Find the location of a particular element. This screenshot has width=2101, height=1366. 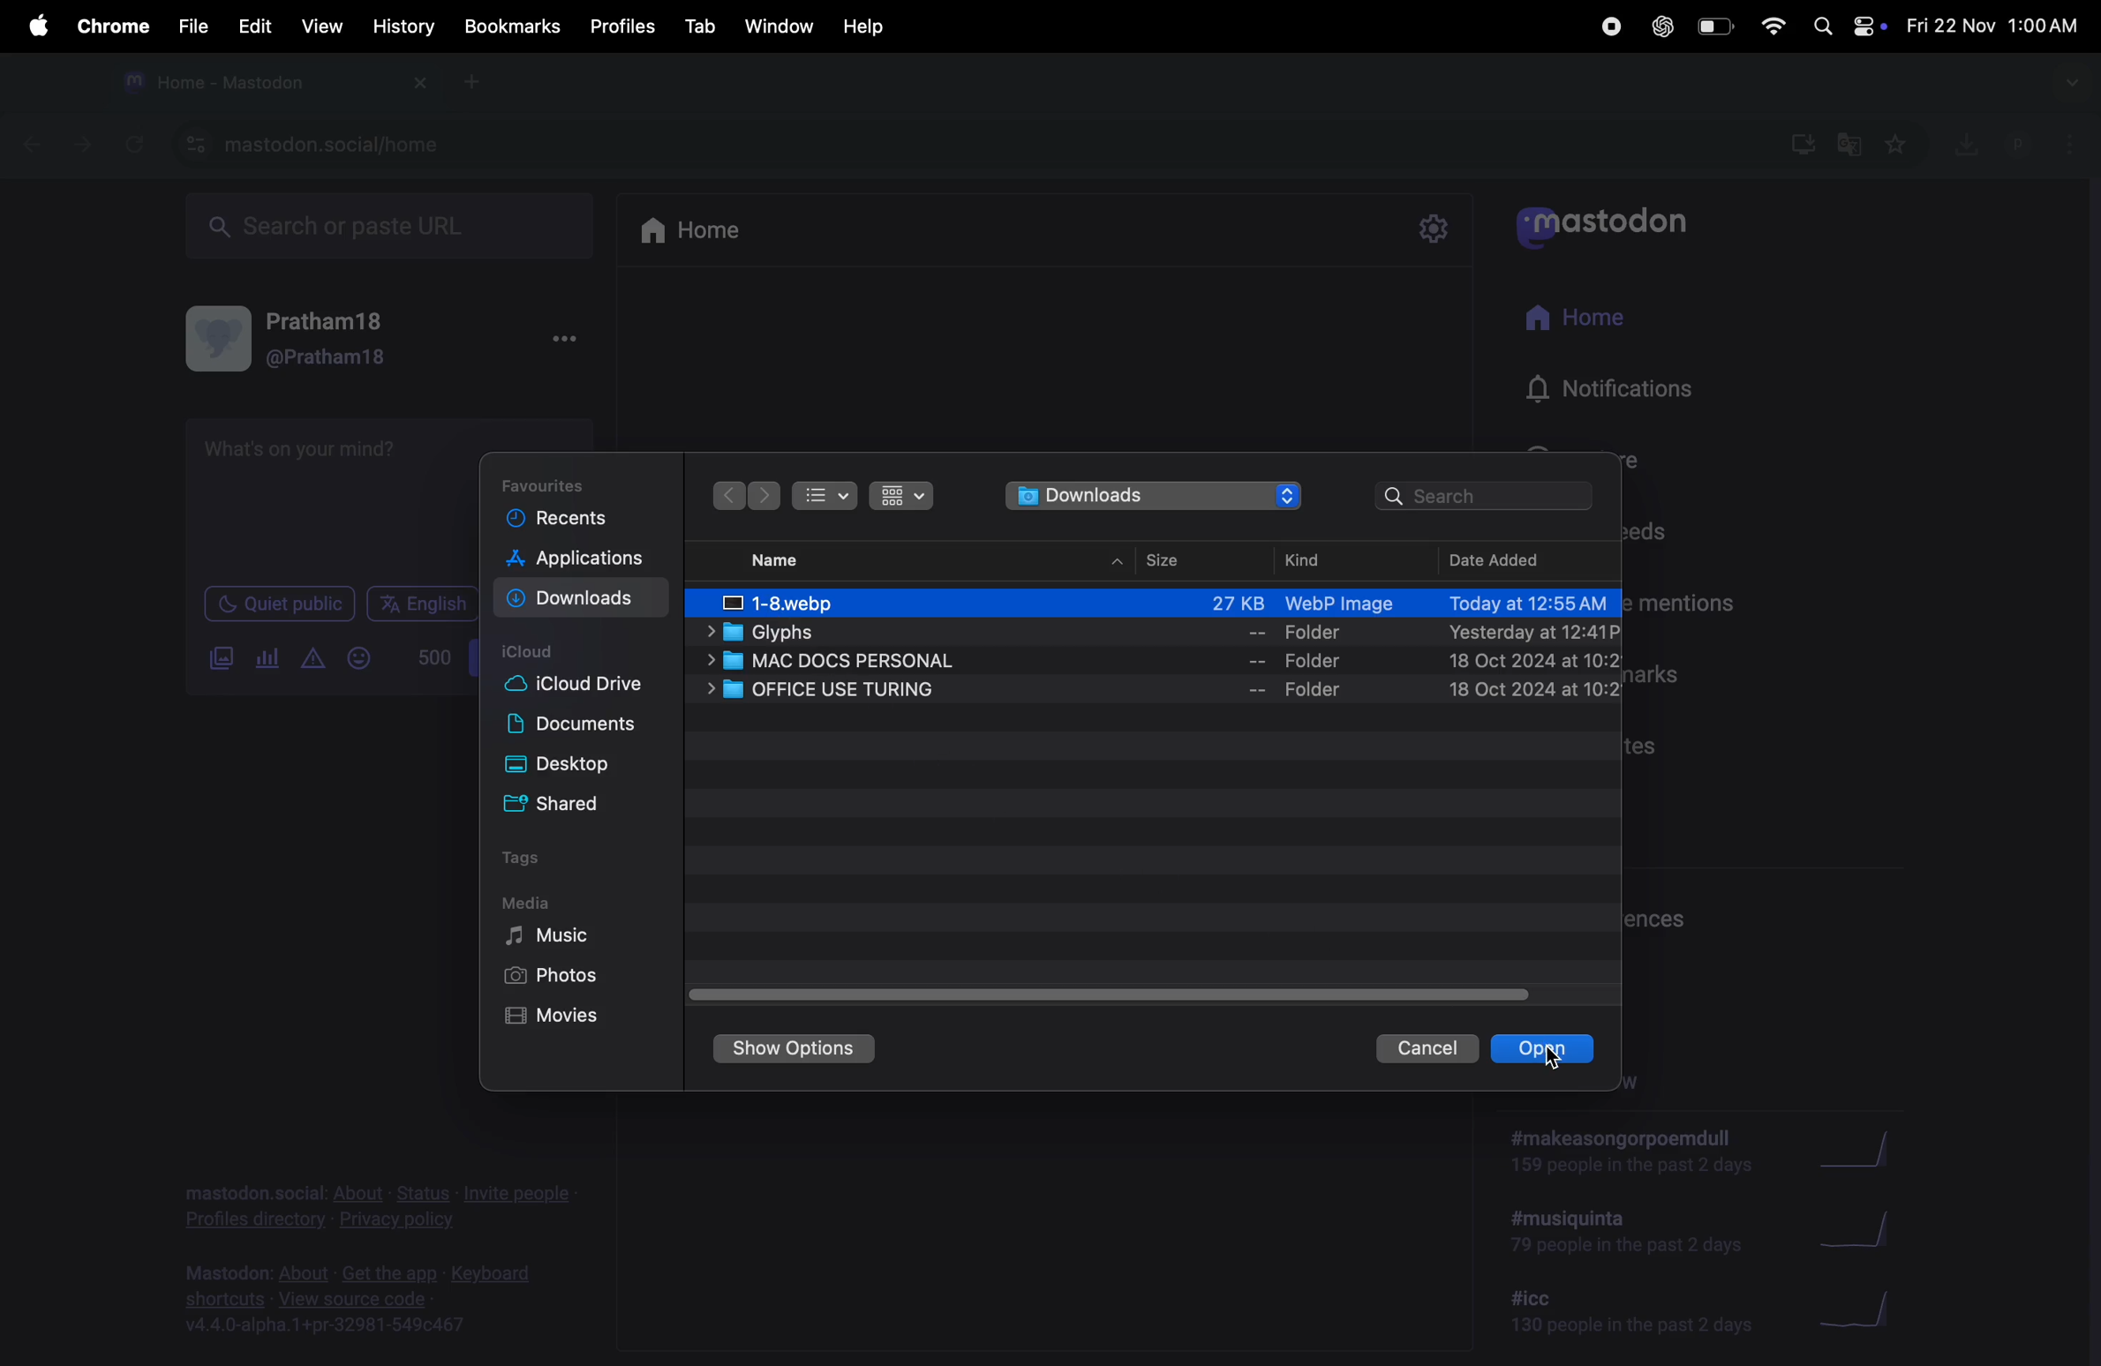

content warning is located at coordinates (309, 661).